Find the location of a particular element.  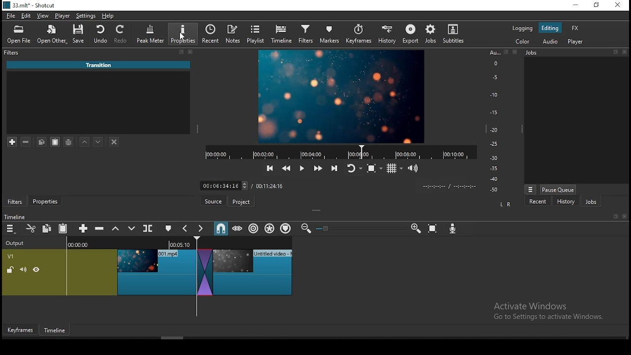

split at playhead is located at coordinates (213, 35).